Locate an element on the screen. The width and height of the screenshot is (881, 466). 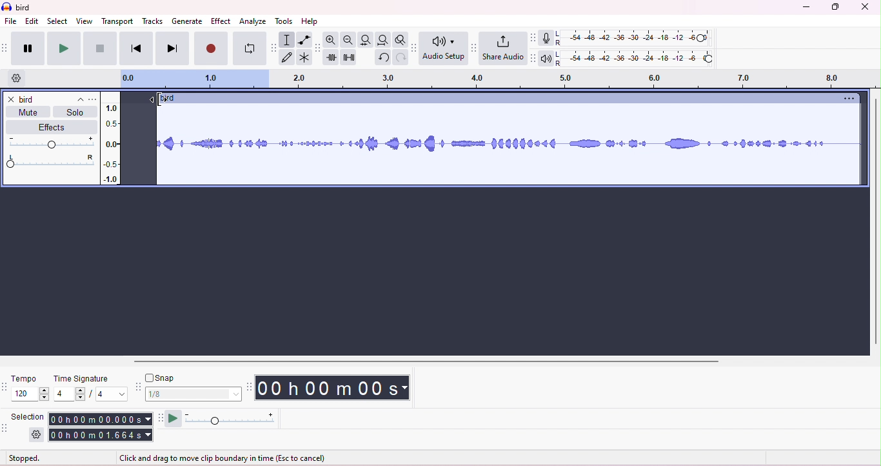
transport tool is located at coordinates (6, 48).